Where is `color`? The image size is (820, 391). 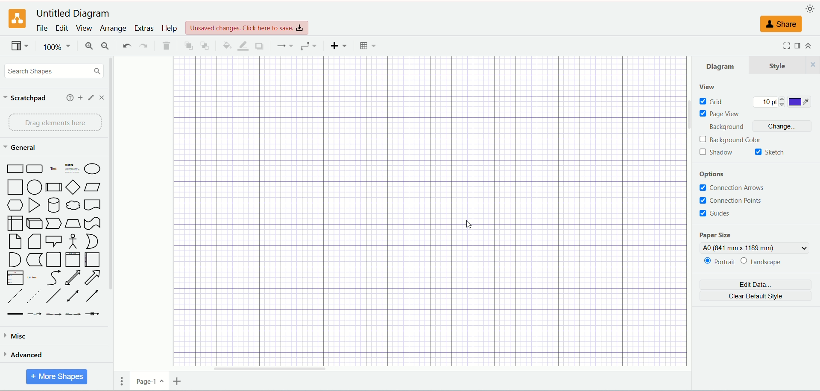
color is located at coordinates (800, 102).